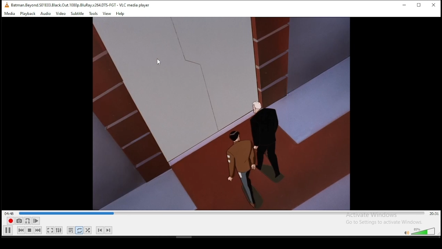 The width and height of the screenshot is (442, 249). What do you see at coordinates (77, 14) in the screenshot?
I see `Subtitle` at bounding box center [77, 14].